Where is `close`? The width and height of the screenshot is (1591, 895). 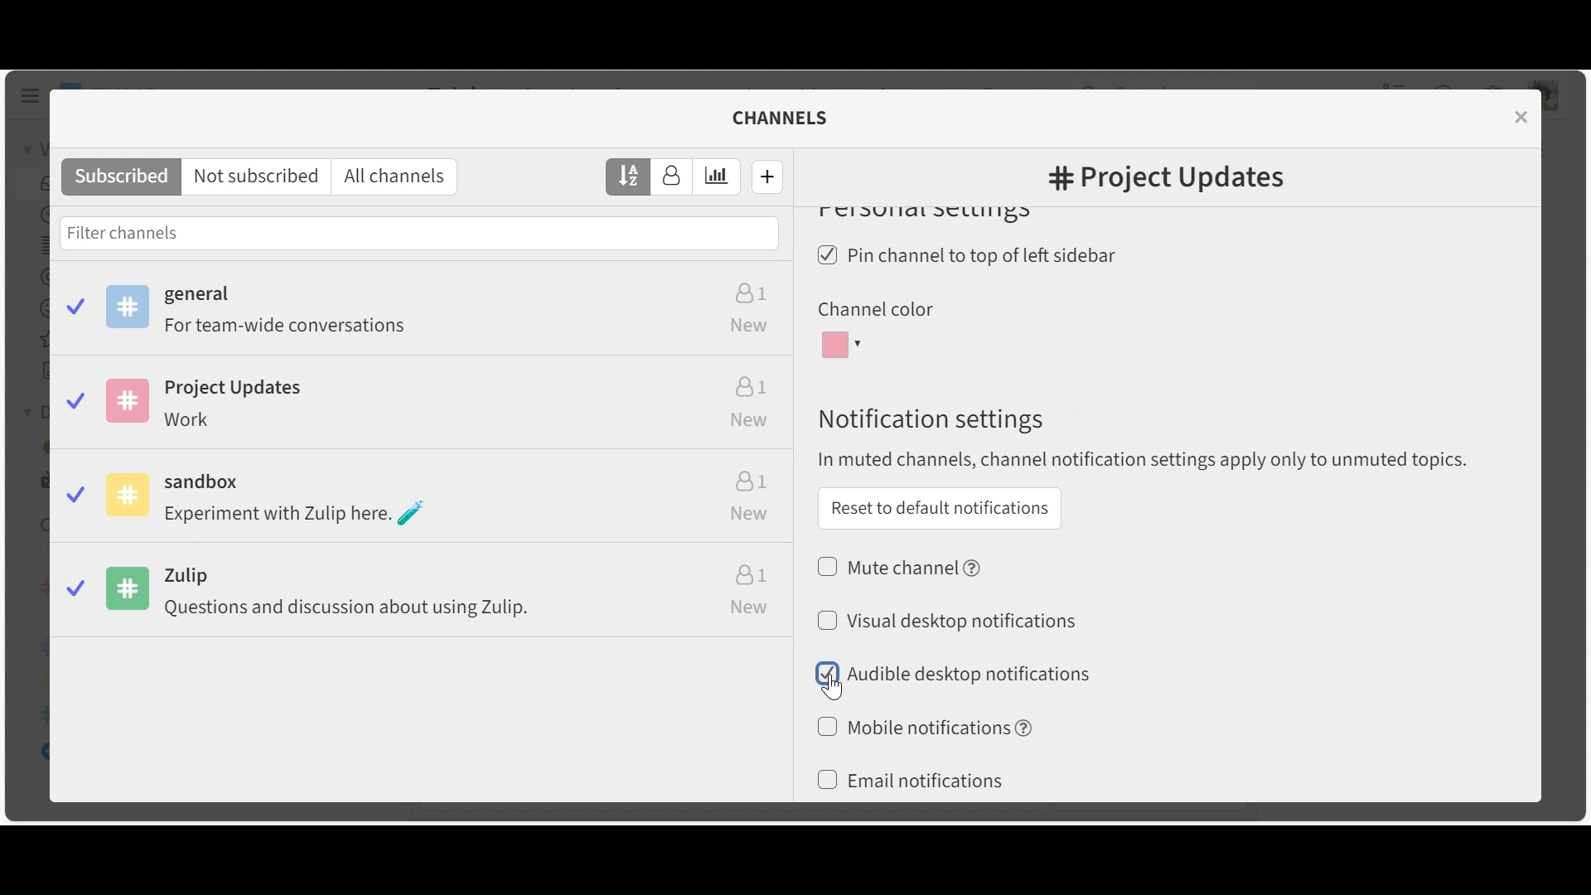
close is located at coordinates (1524, 116).